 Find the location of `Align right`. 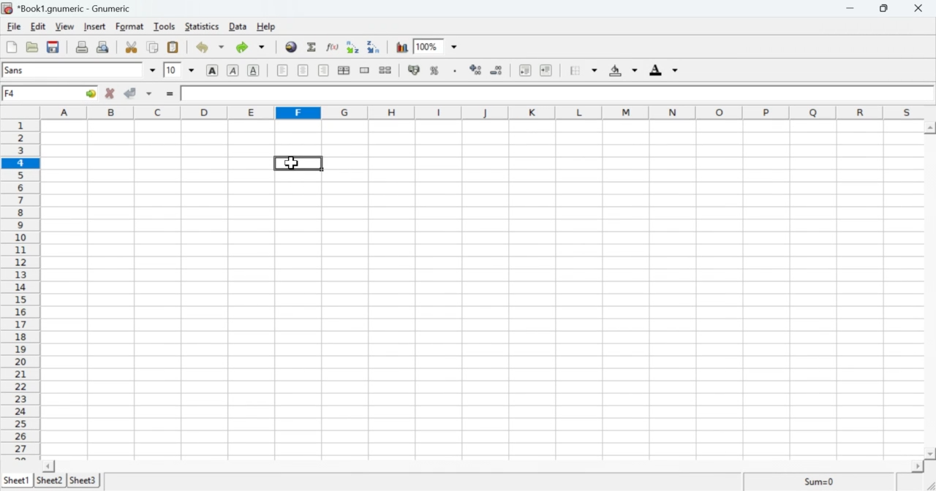

Align right is located at coordinates (323, 72).